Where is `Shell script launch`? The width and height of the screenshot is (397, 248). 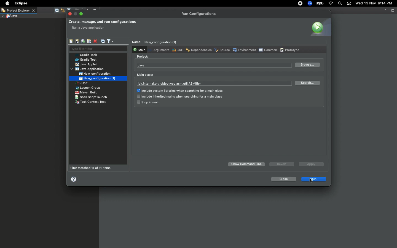
Shell script launch is located at coordinates (92, 97).